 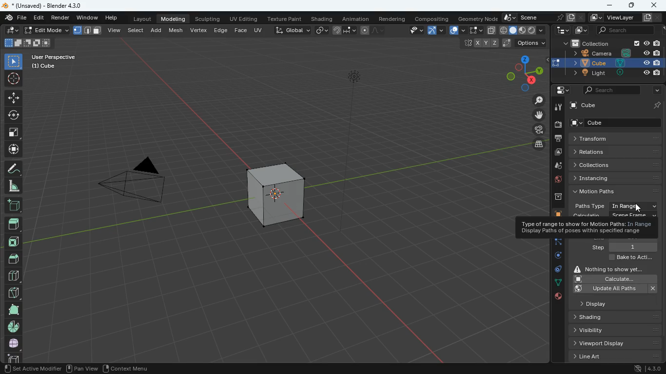 What do you see at coordinates (655, 6) in the screenshot?
I see `close` at bounding box center [655, 6].